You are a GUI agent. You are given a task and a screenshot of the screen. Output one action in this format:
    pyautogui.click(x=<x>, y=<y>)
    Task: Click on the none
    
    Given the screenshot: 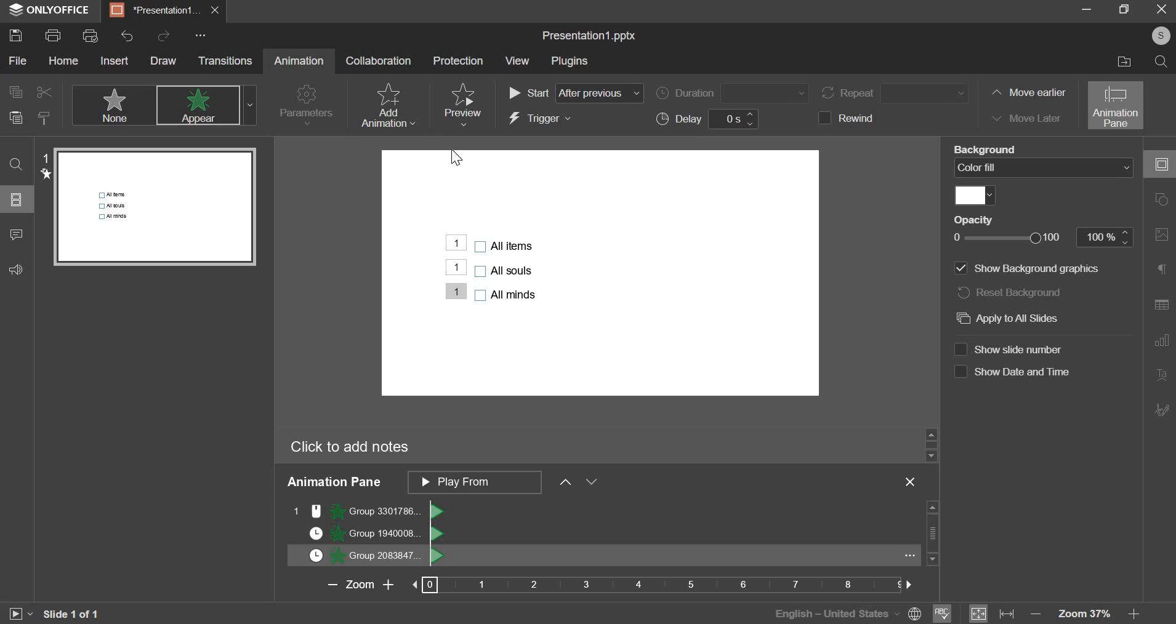 What is the action you would take?
    pyautogui.click(x=113, y=105)
    